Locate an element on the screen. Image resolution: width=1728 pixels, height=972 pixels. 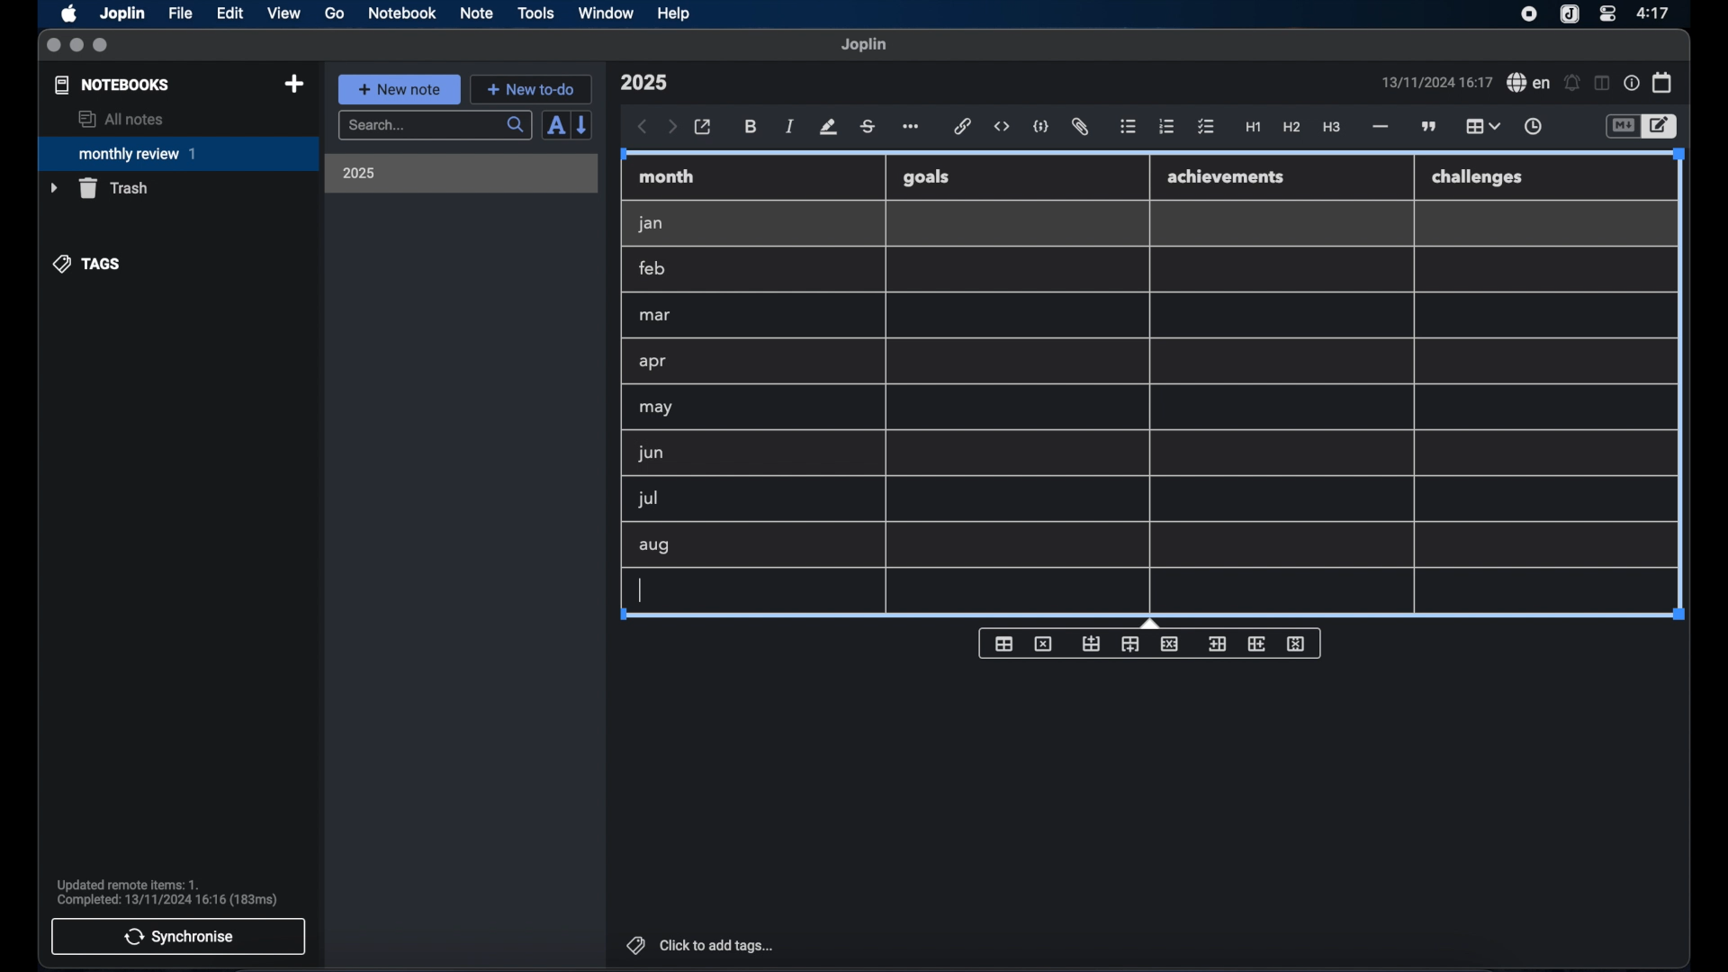
code is located at coordinates (1041, 128).